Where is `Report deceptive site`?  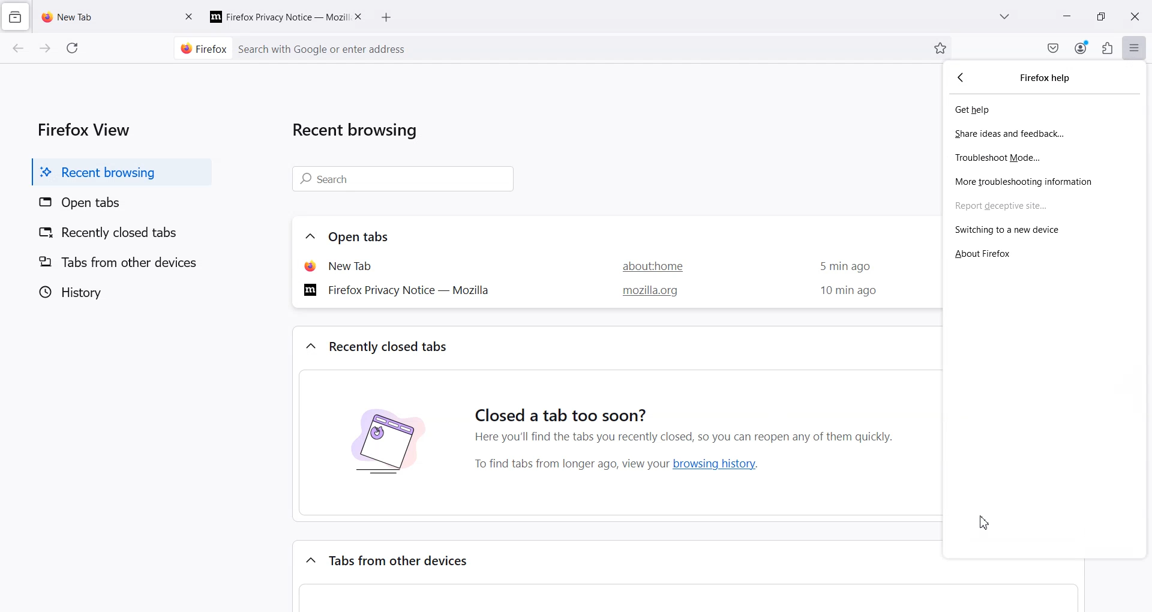
Report deceptive site is located at coordinates (1045, 205).